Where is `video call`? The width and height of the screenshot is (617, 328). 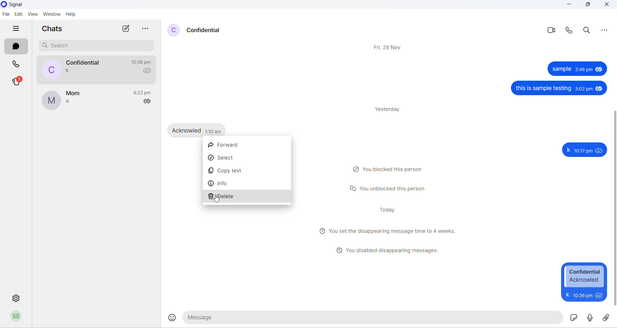 video call is located at coordinates (550, 31).